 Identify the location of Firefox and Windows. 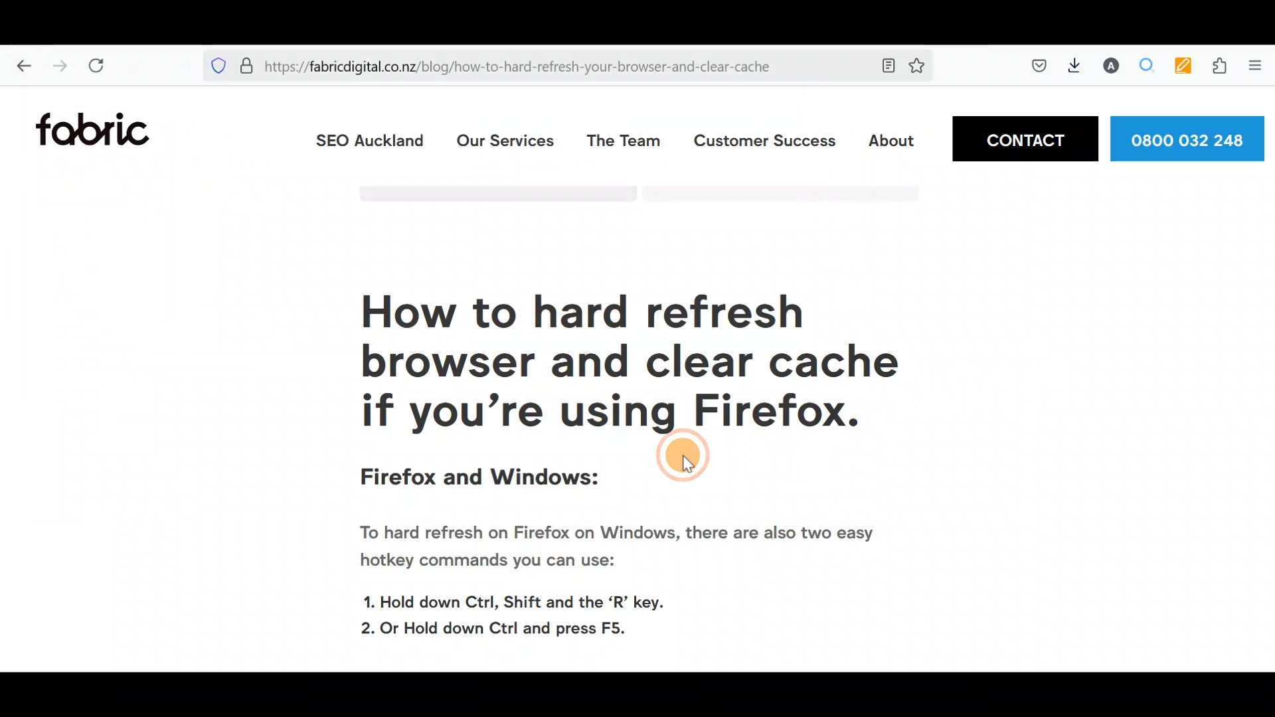
(481, 481).